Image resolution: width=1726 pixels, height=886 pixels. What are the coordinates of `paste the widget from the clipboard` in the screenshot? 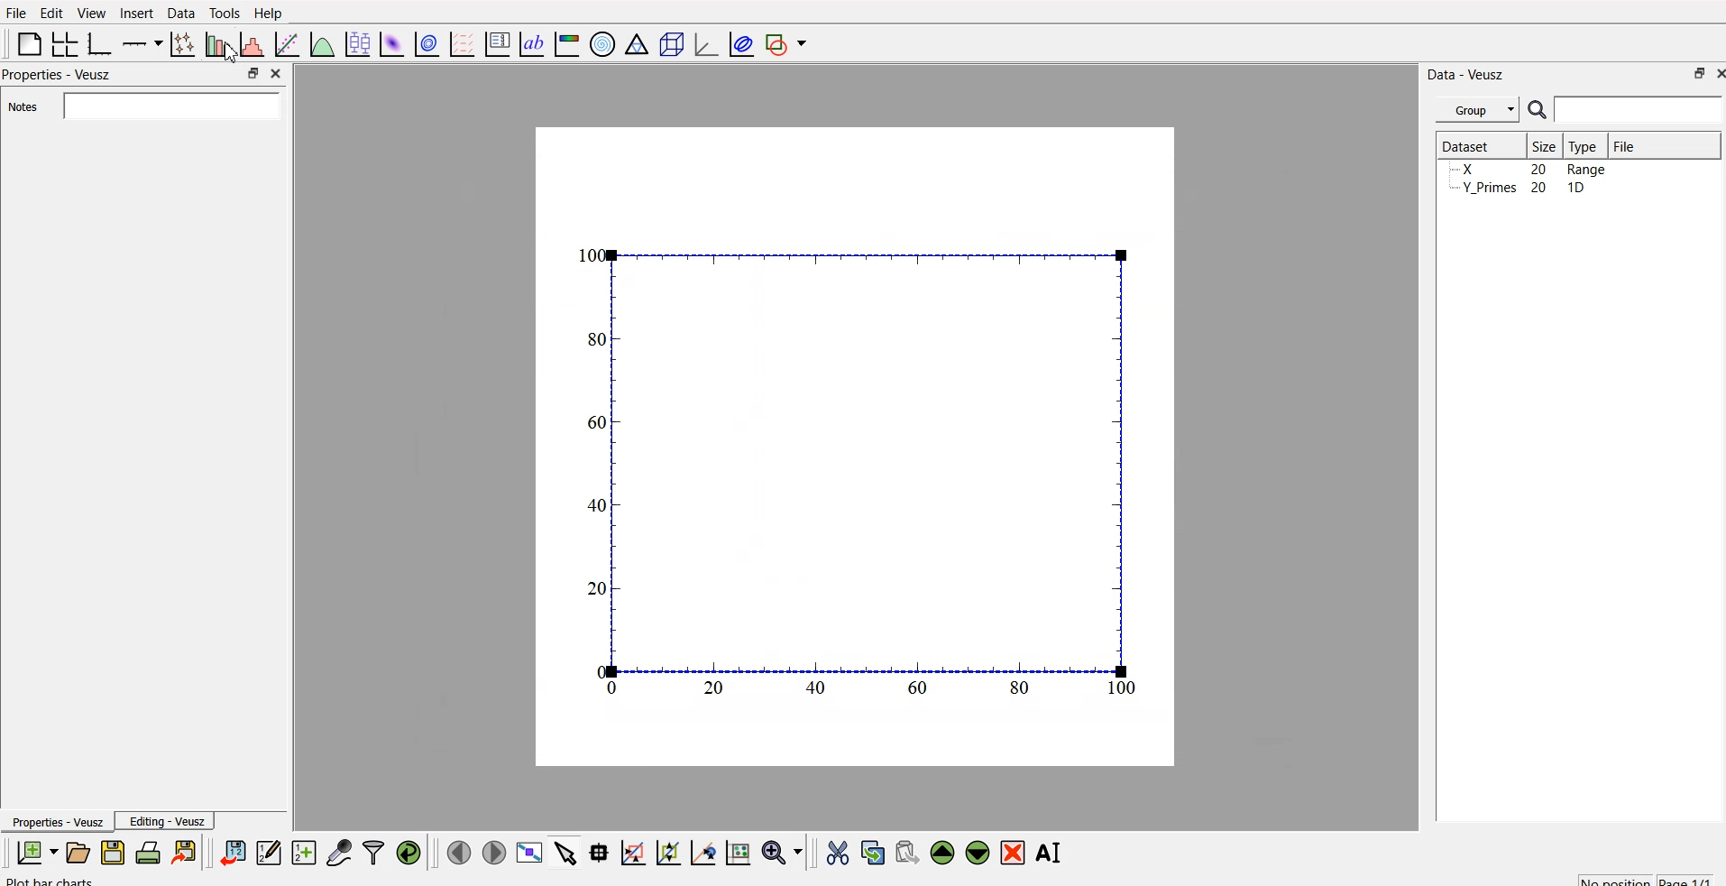 It's located at (907, 852).